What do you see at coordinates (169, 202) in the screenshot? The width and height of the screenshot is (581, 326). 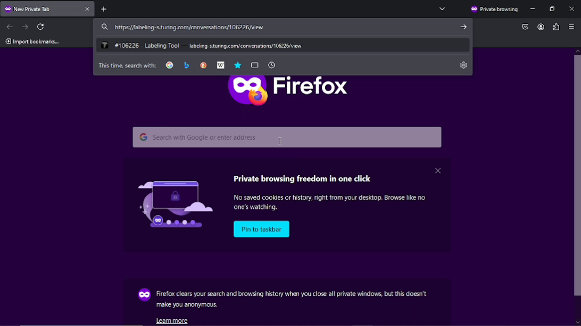 I see `logo` at bounding box center [169, 202].